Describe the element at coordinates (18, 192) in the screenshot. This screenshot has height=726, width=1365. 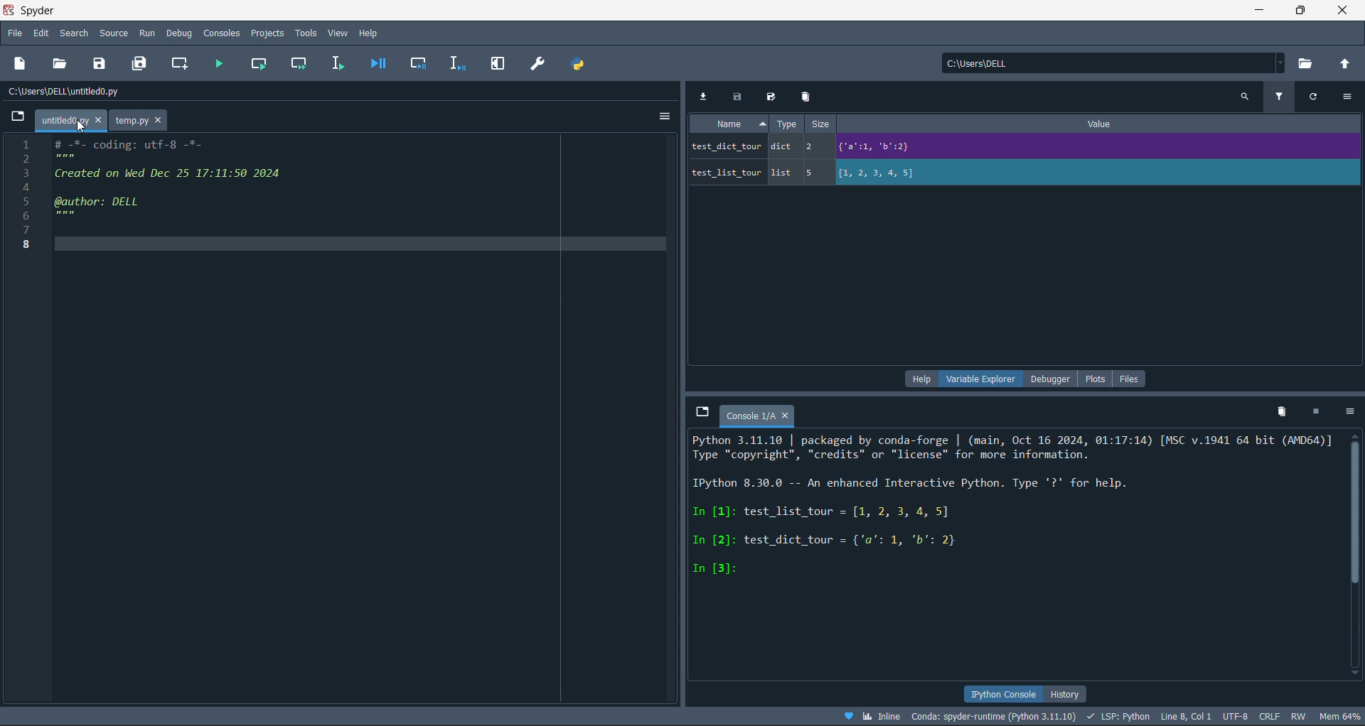
I see `1 2 3 4 5 6 7 8` at that location.